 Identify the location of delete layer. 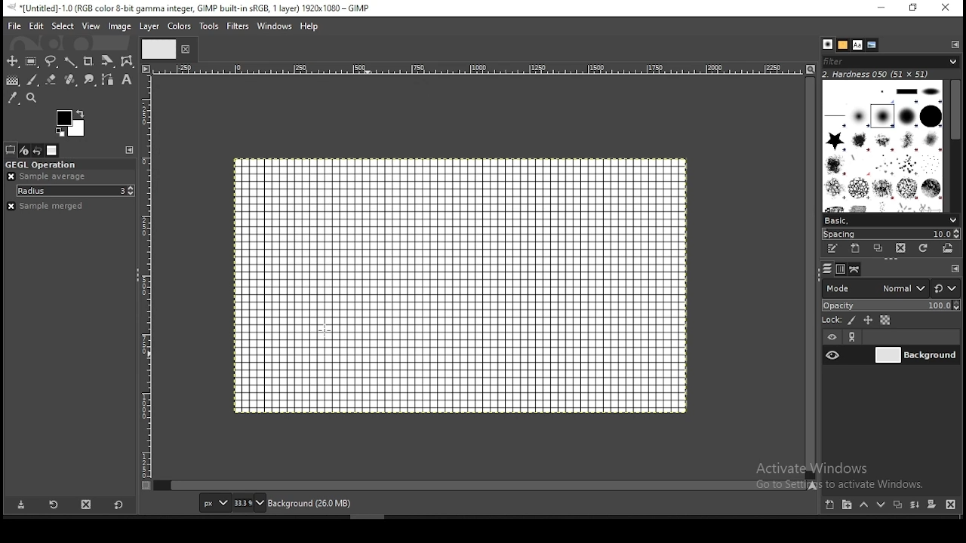
(949, 505).